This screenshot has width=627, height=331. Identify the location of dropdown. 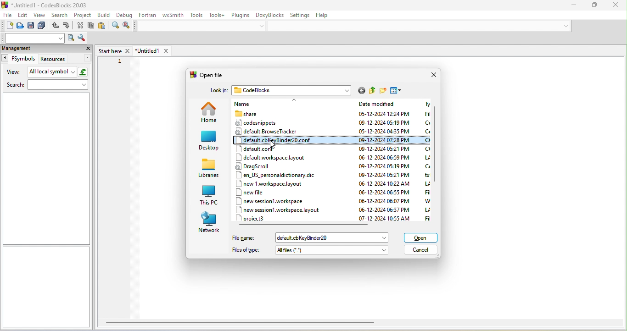
(385, 237).